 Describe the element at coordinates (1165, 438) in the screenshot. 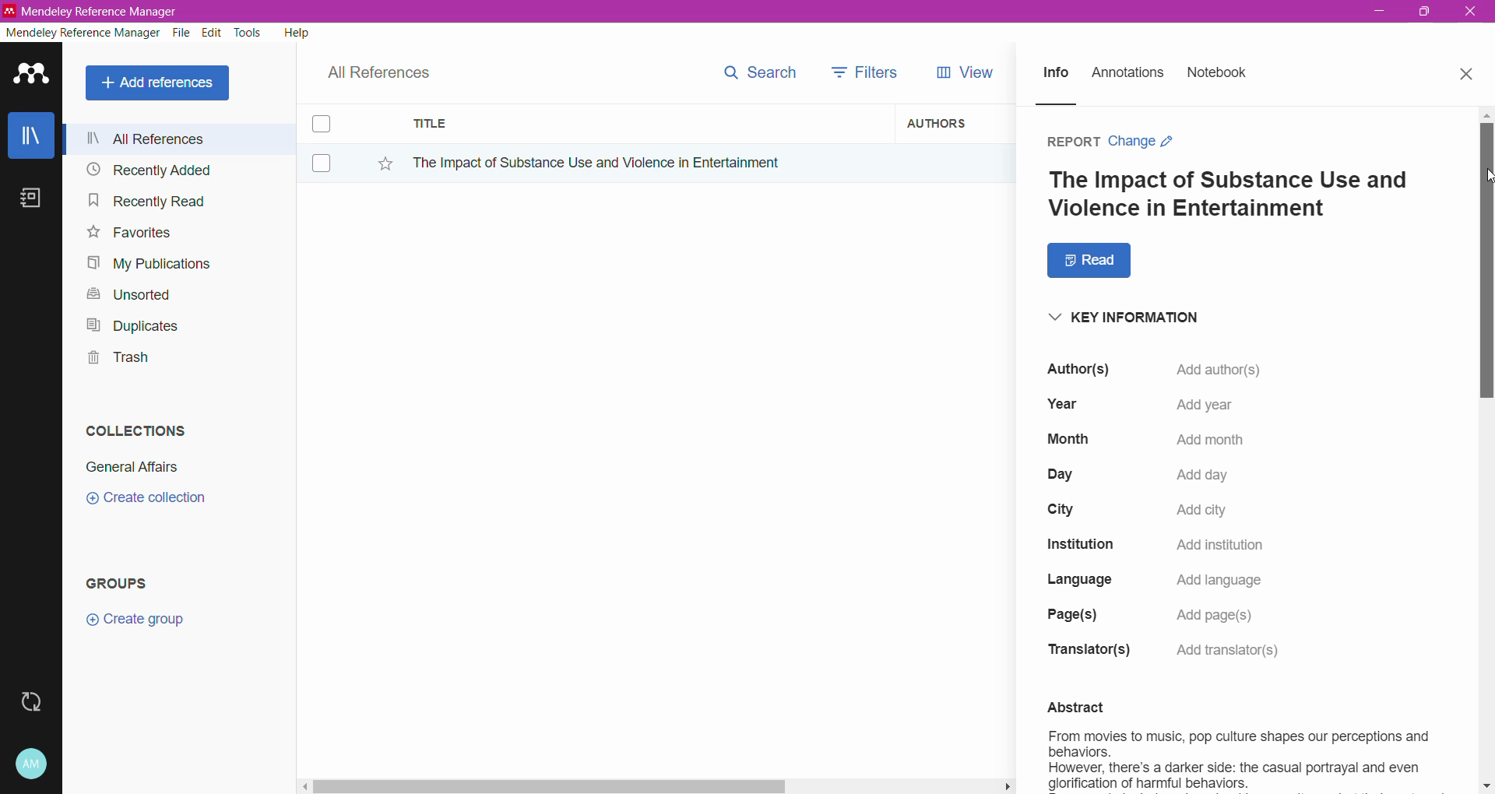

I see `month` at that location.